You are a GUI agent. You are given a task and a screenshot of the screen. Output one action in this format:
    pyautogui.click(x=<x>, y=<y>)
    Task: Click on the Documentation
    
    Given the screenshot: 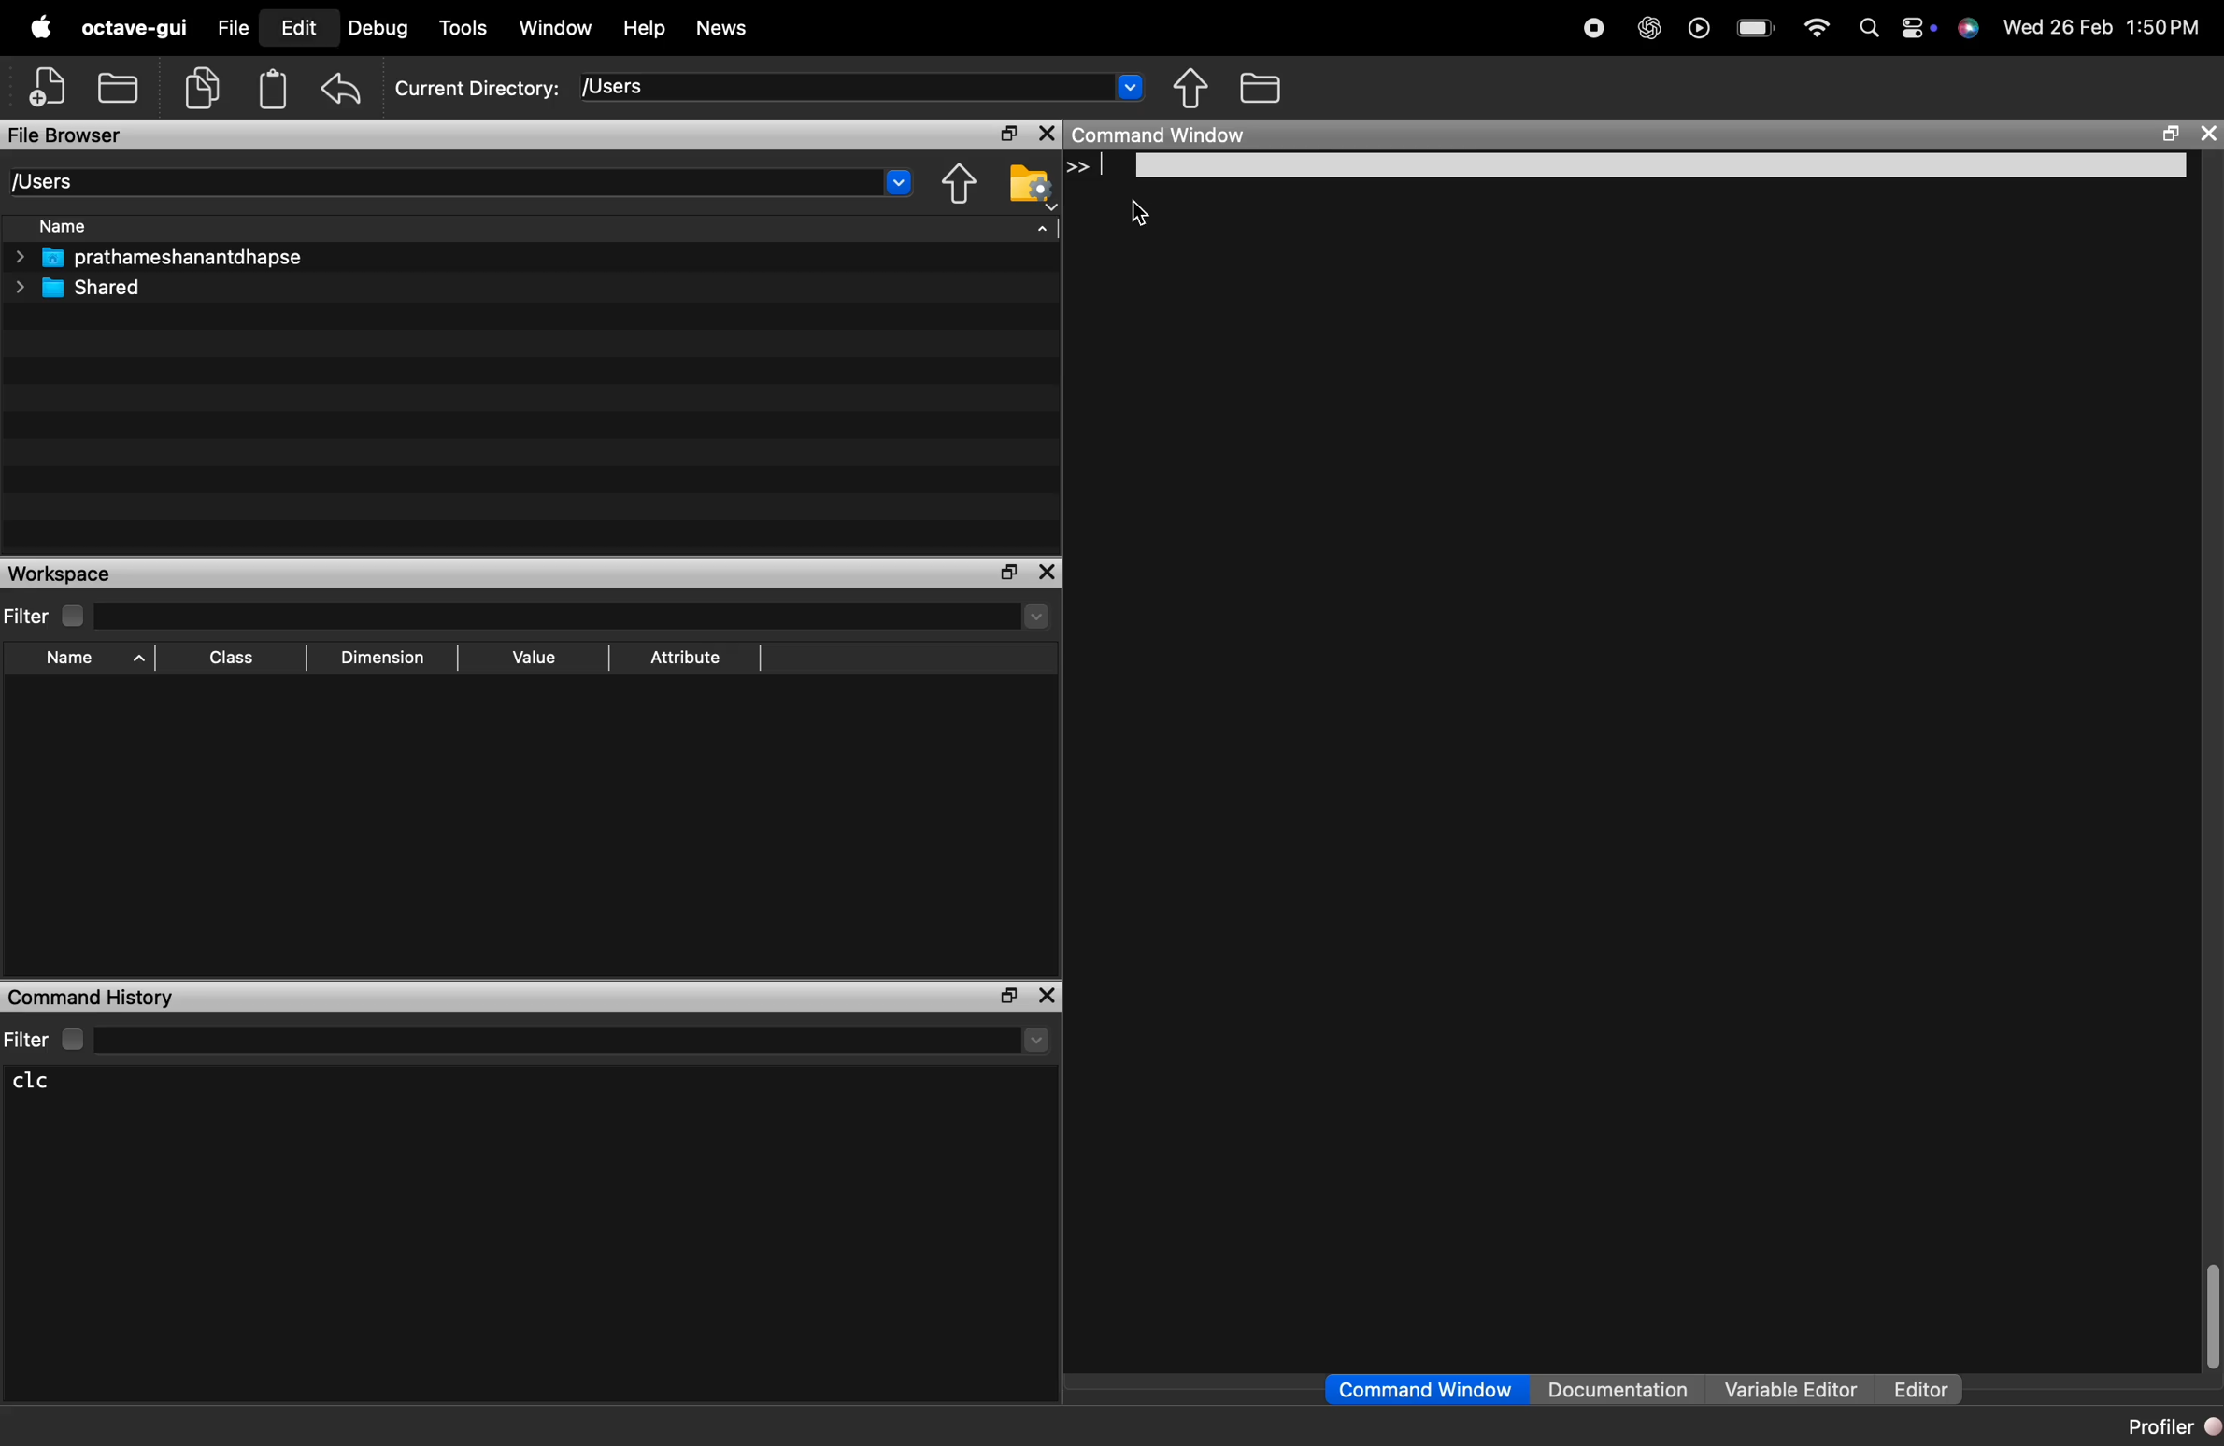 What is the action you would take?
    pyautogui.click(x=1624, y=1389)
    